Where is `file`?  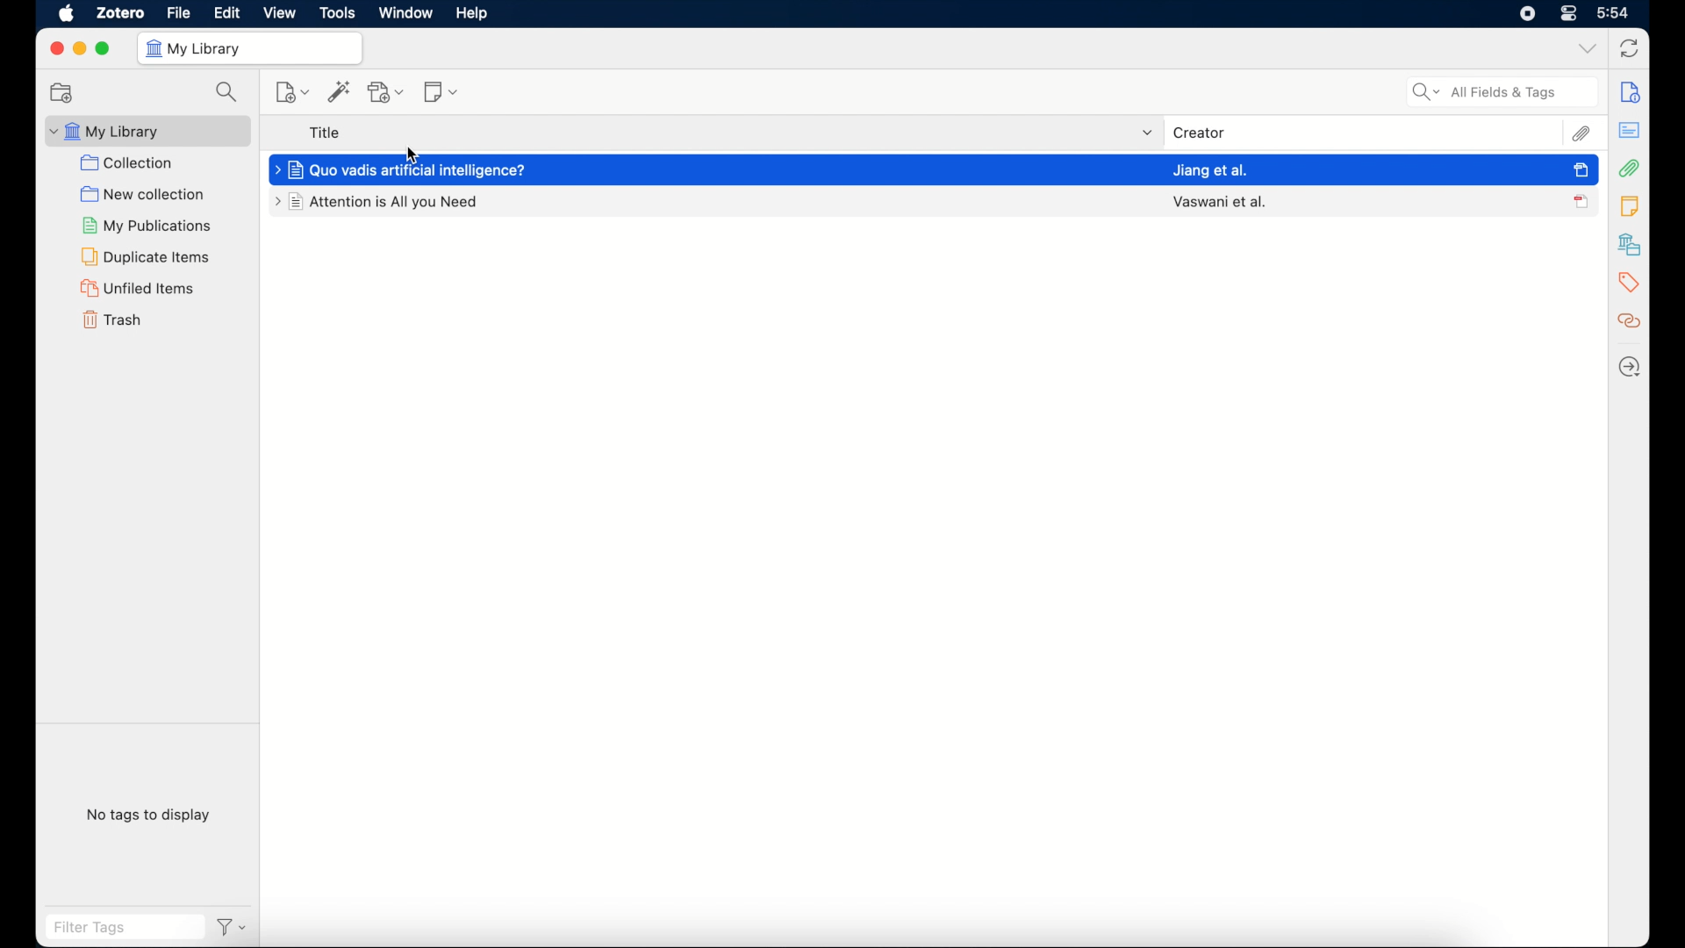
file is located at coordinates (178, 12).